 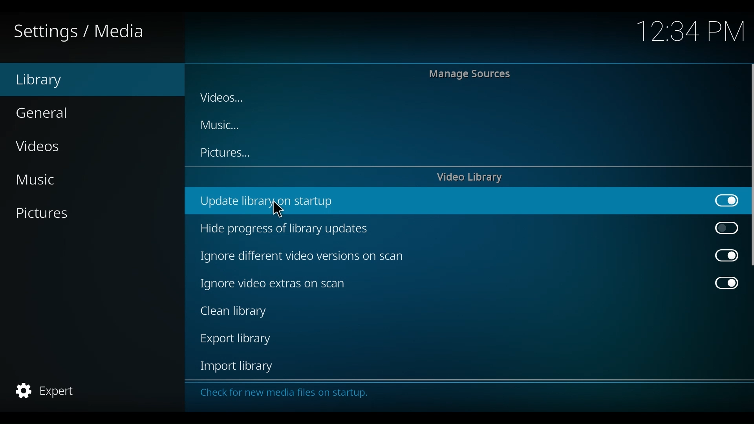 What do you see at coordinates (721, 200) in the screenshot?
I see `Toggle on/off update library on startup` at bounding box center [721, 200].